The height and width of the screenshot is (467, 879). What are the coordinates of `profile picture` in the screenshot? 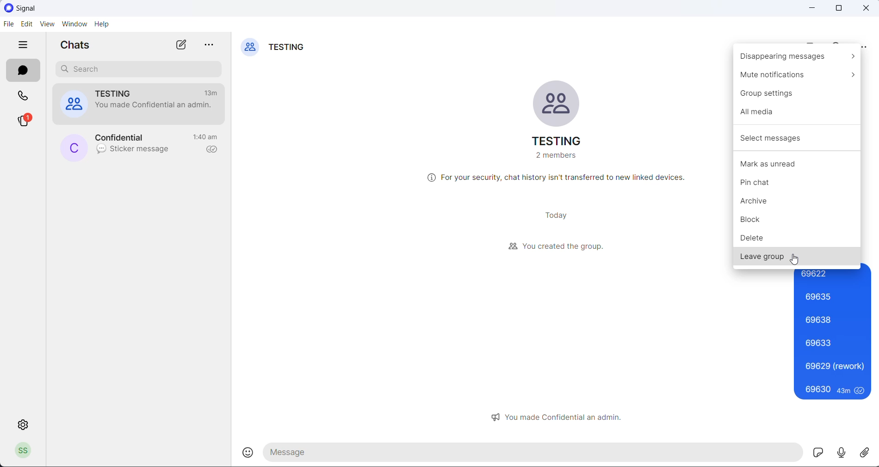 It's located at (74, 147).